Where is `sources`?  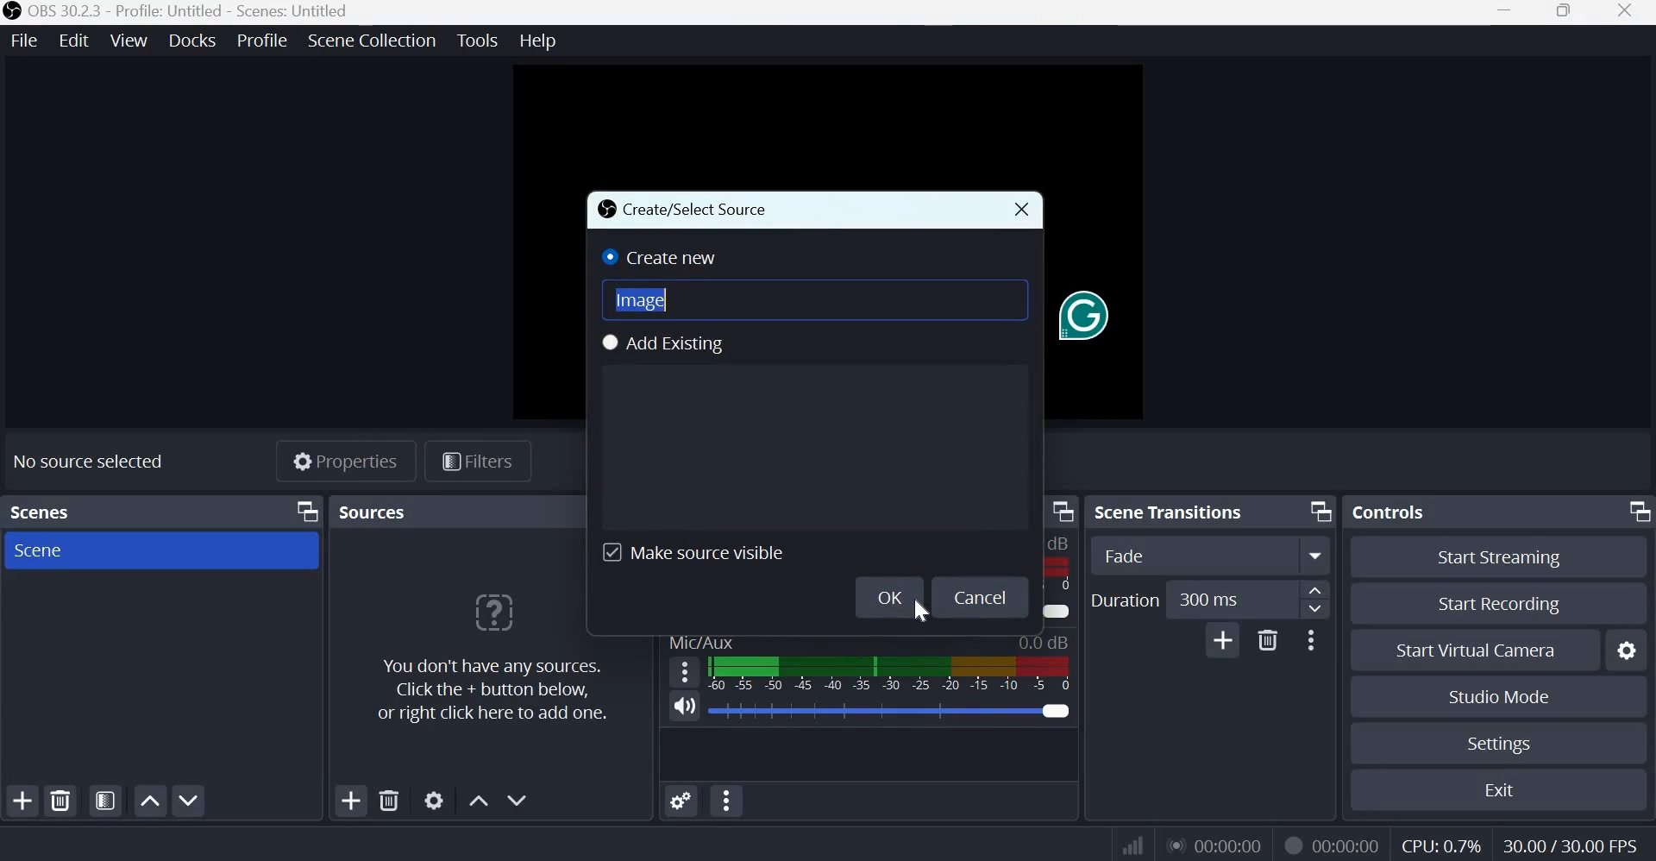
sources is located at coordinates (389, 512).